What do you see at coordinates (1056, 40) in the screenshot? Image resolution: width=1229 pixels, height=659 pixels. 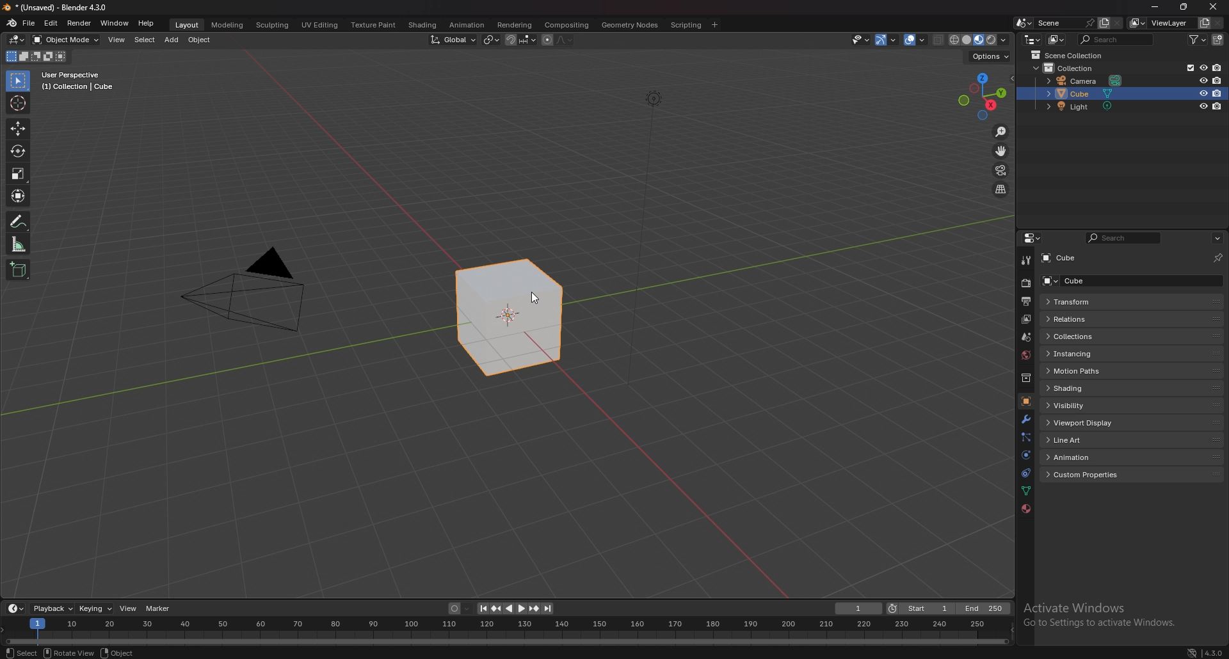 I see `display mode` at bounding box center [1056, 40].